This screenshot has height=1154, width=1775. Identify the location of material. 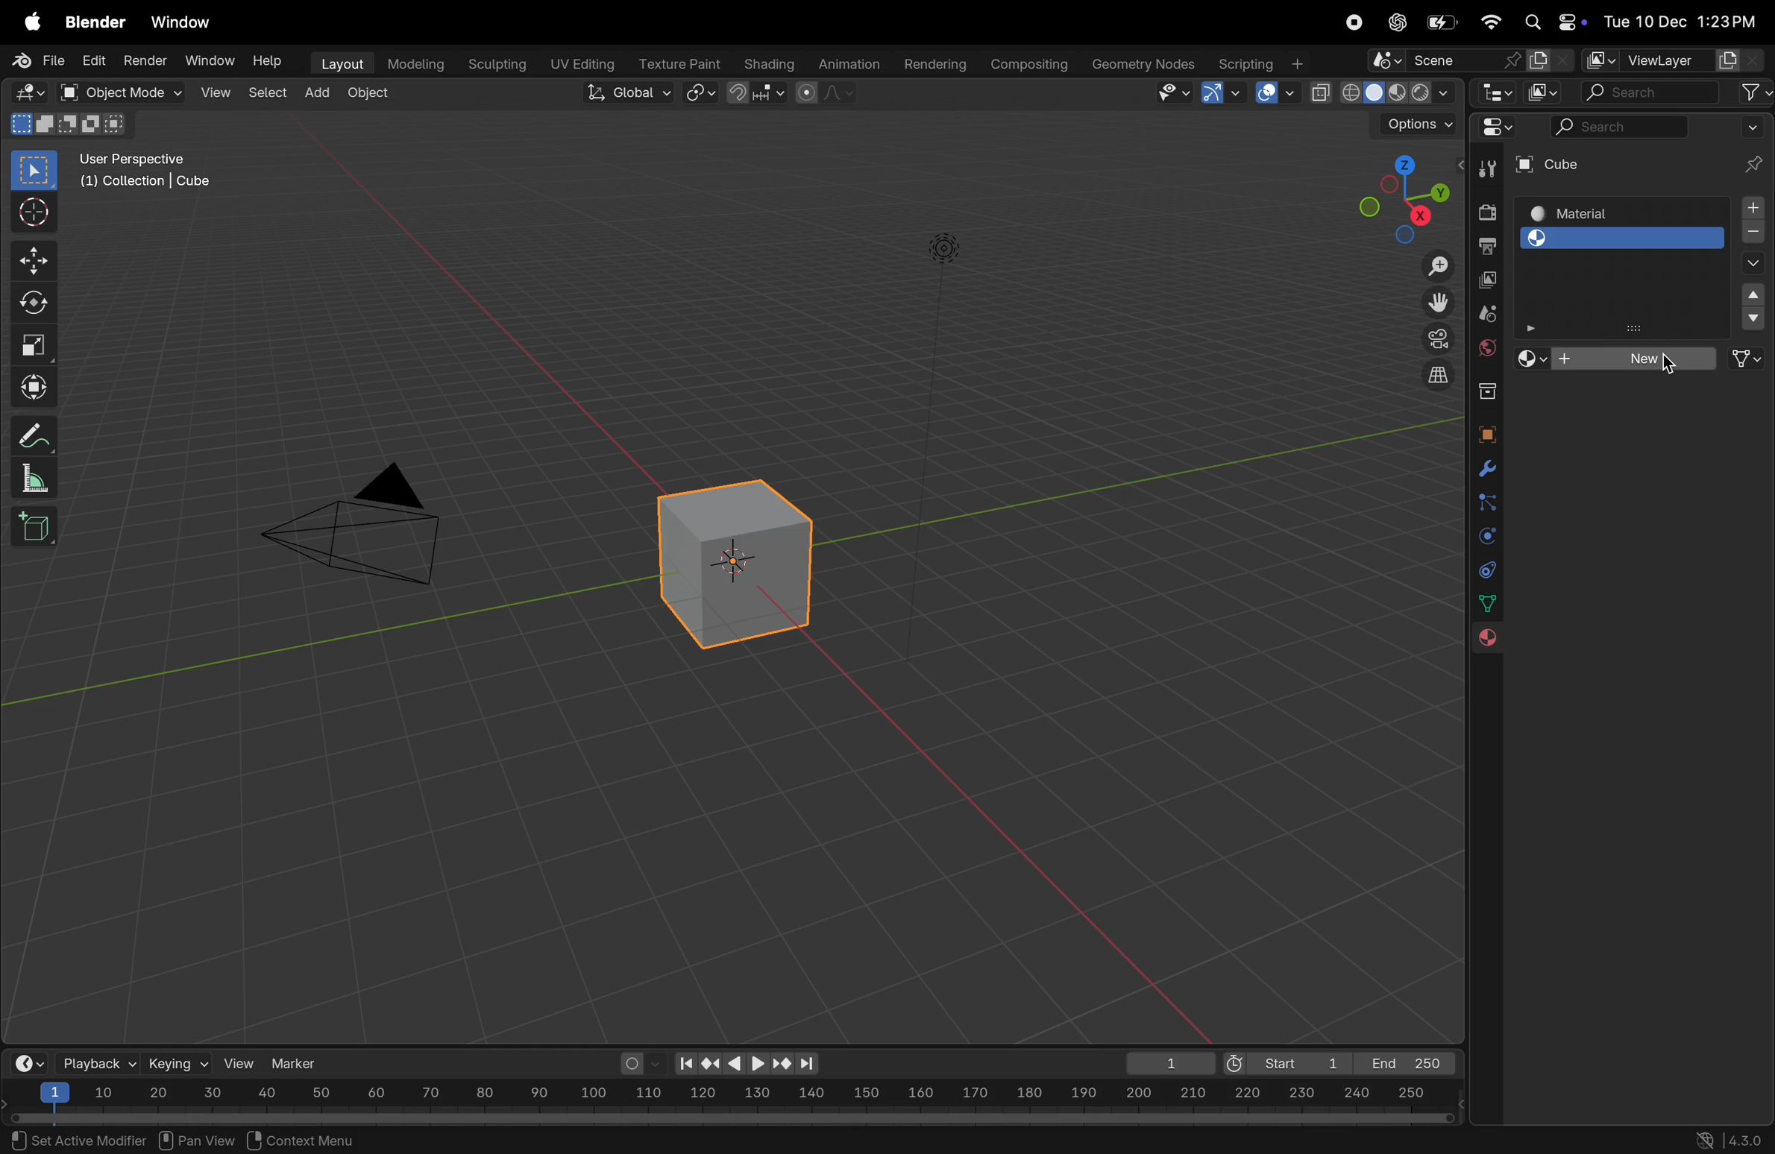
(1620, 212).